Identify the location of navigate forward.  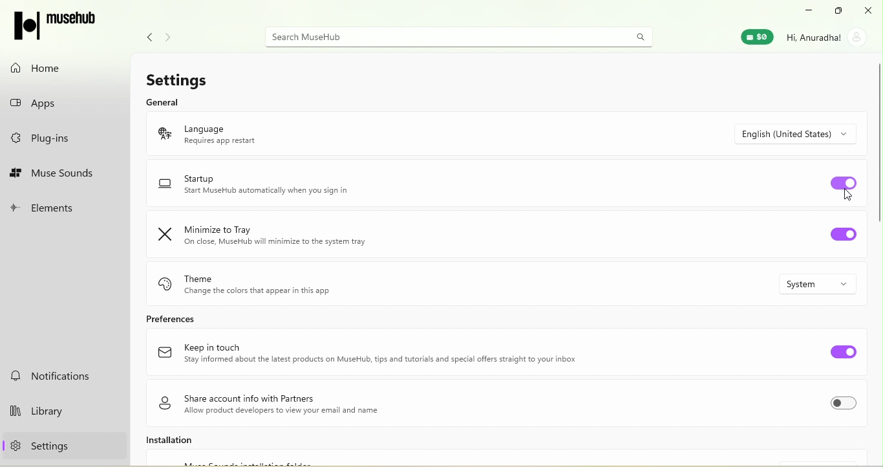
(172, 33).